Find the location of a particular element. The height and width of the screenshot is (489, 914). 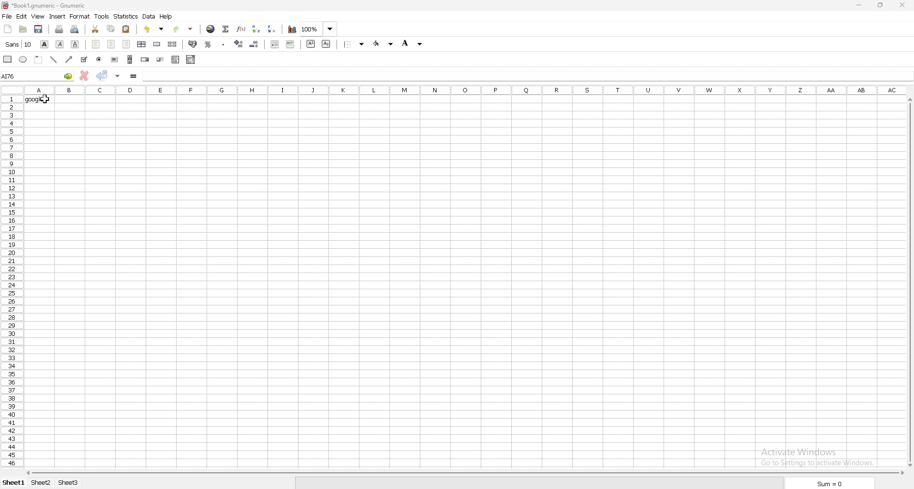

left align is located at coordinates (96, 44).